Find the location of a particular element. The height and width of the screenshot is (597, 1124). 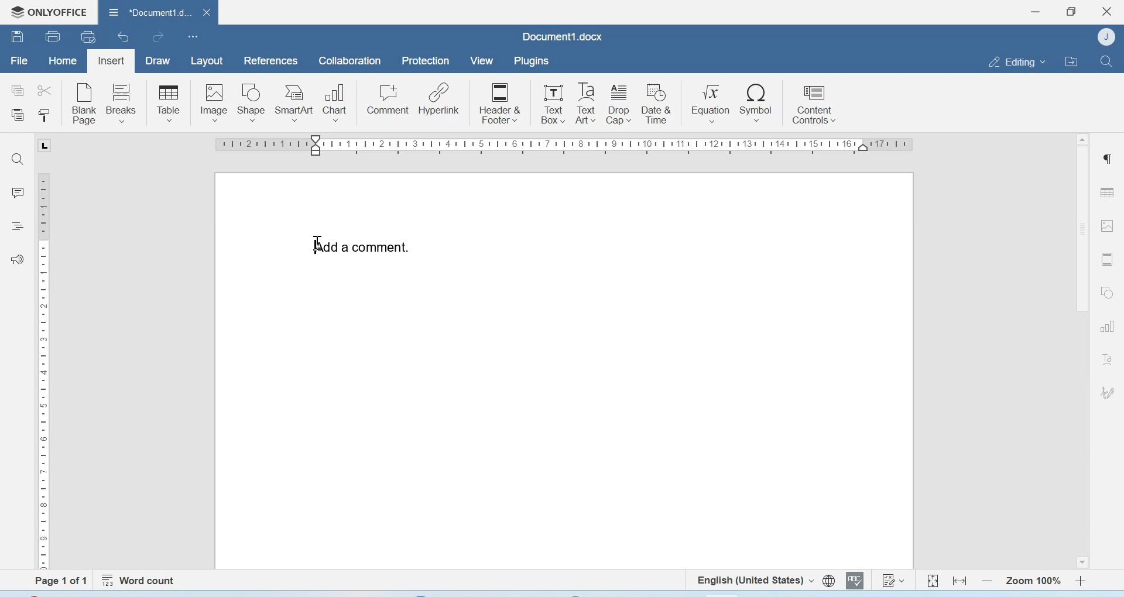

Minimize is located at coordinates (1037, 12).